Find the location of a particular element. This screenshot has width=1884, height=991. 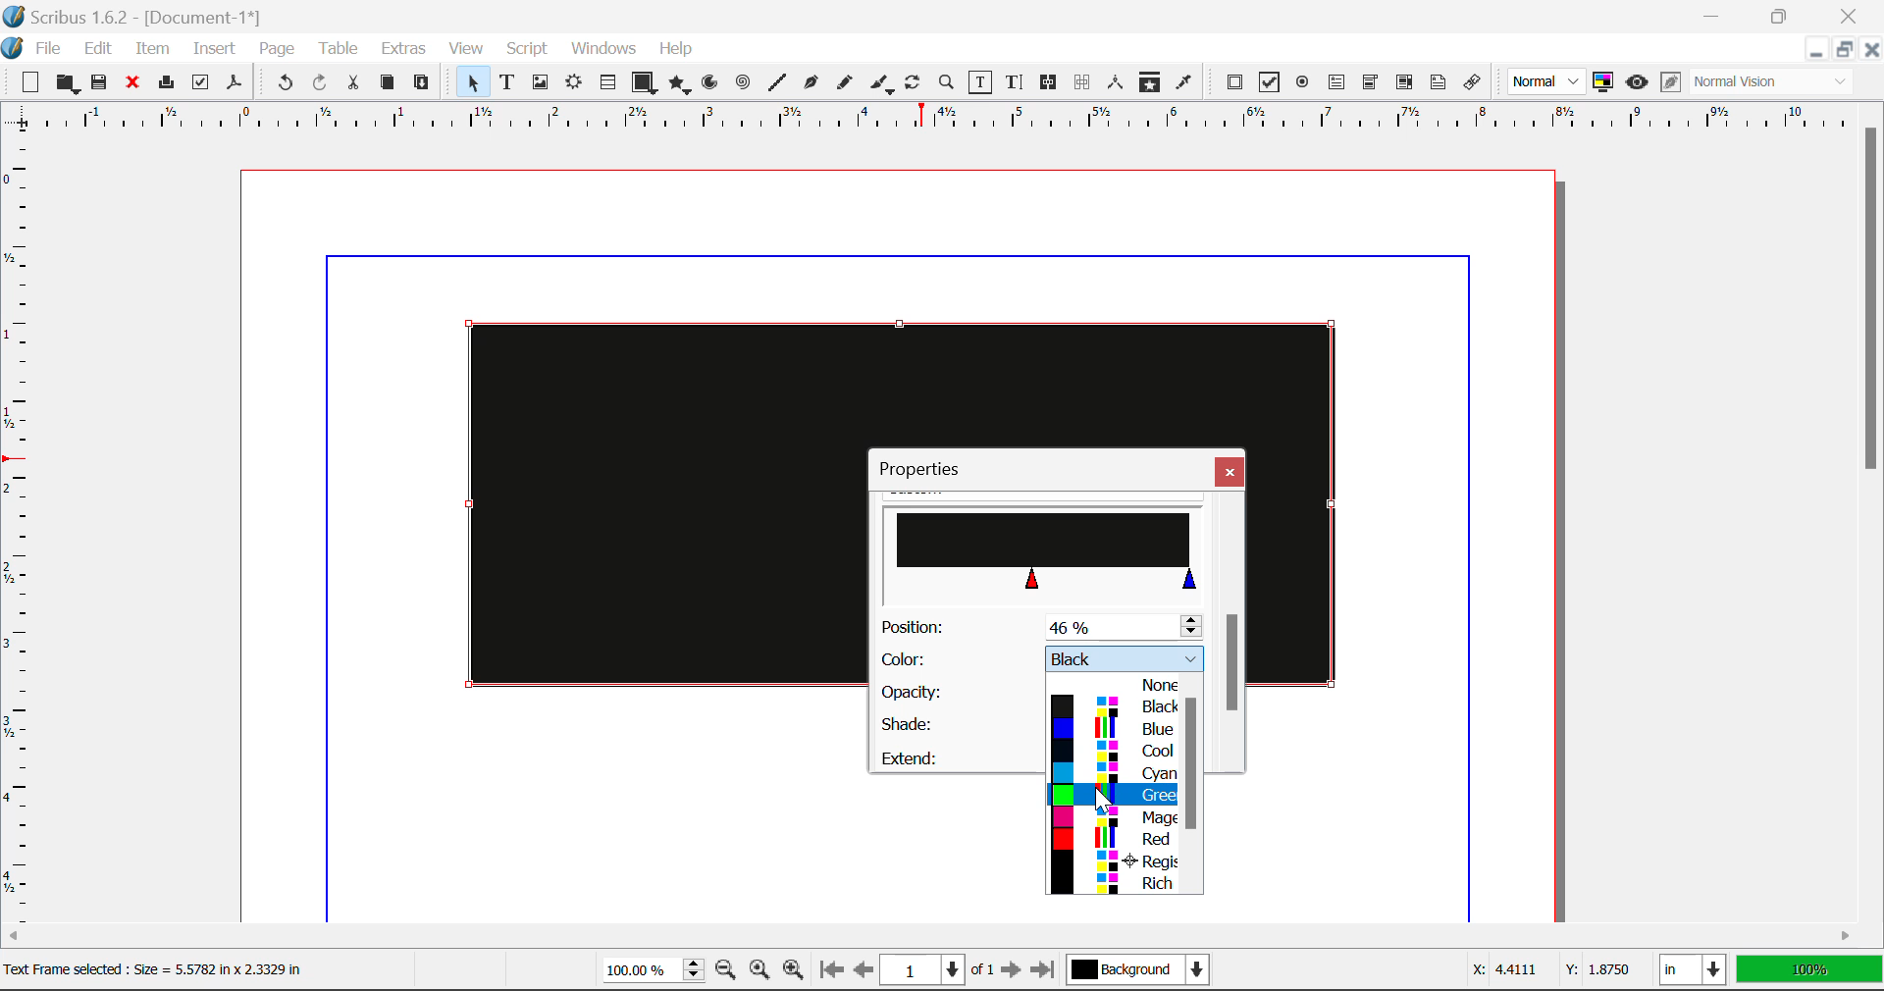

Restore Down is located at coordinates (1714, 14).